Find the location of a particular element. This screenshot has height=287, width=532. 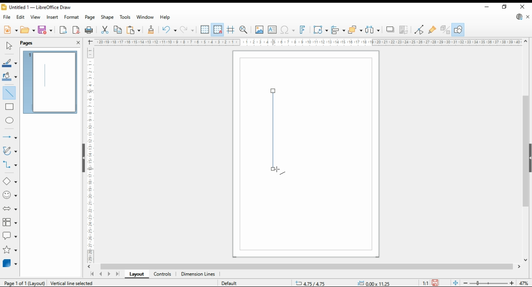

help is located at coordinates (165, 17).